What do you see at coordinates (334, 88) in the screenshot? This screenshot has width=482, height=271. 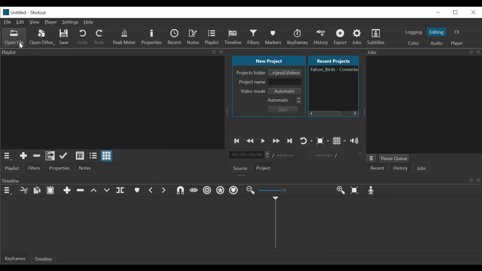 I see `File Name` at bounding box center [334, 88].